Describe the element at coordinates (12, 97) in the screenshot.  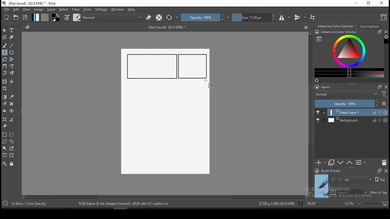
I see `pick a color from image and current layer` at that location.